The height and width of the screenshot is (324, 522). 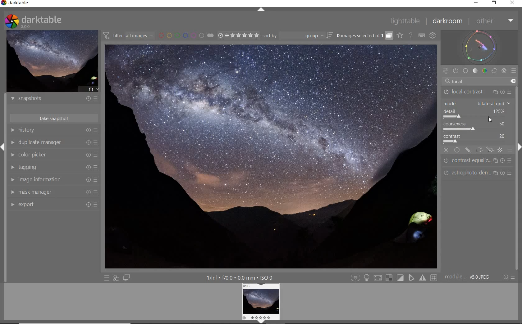 What do you see at coordinates (468, 277) in the screenshot?
I see `Image info` at bounding box center [468, 277].